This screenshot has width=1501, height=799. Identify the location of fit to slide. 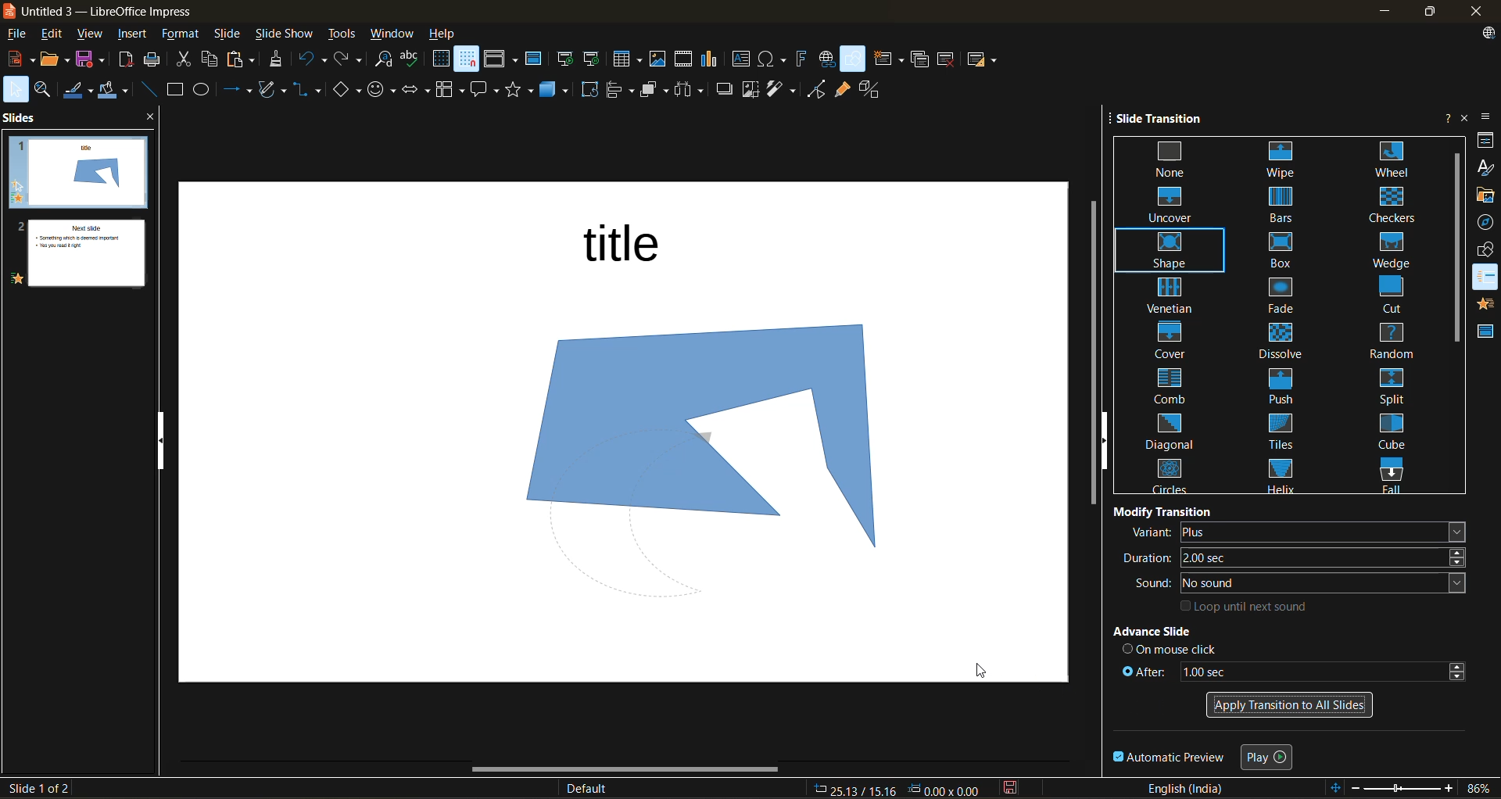
(1338, 786).